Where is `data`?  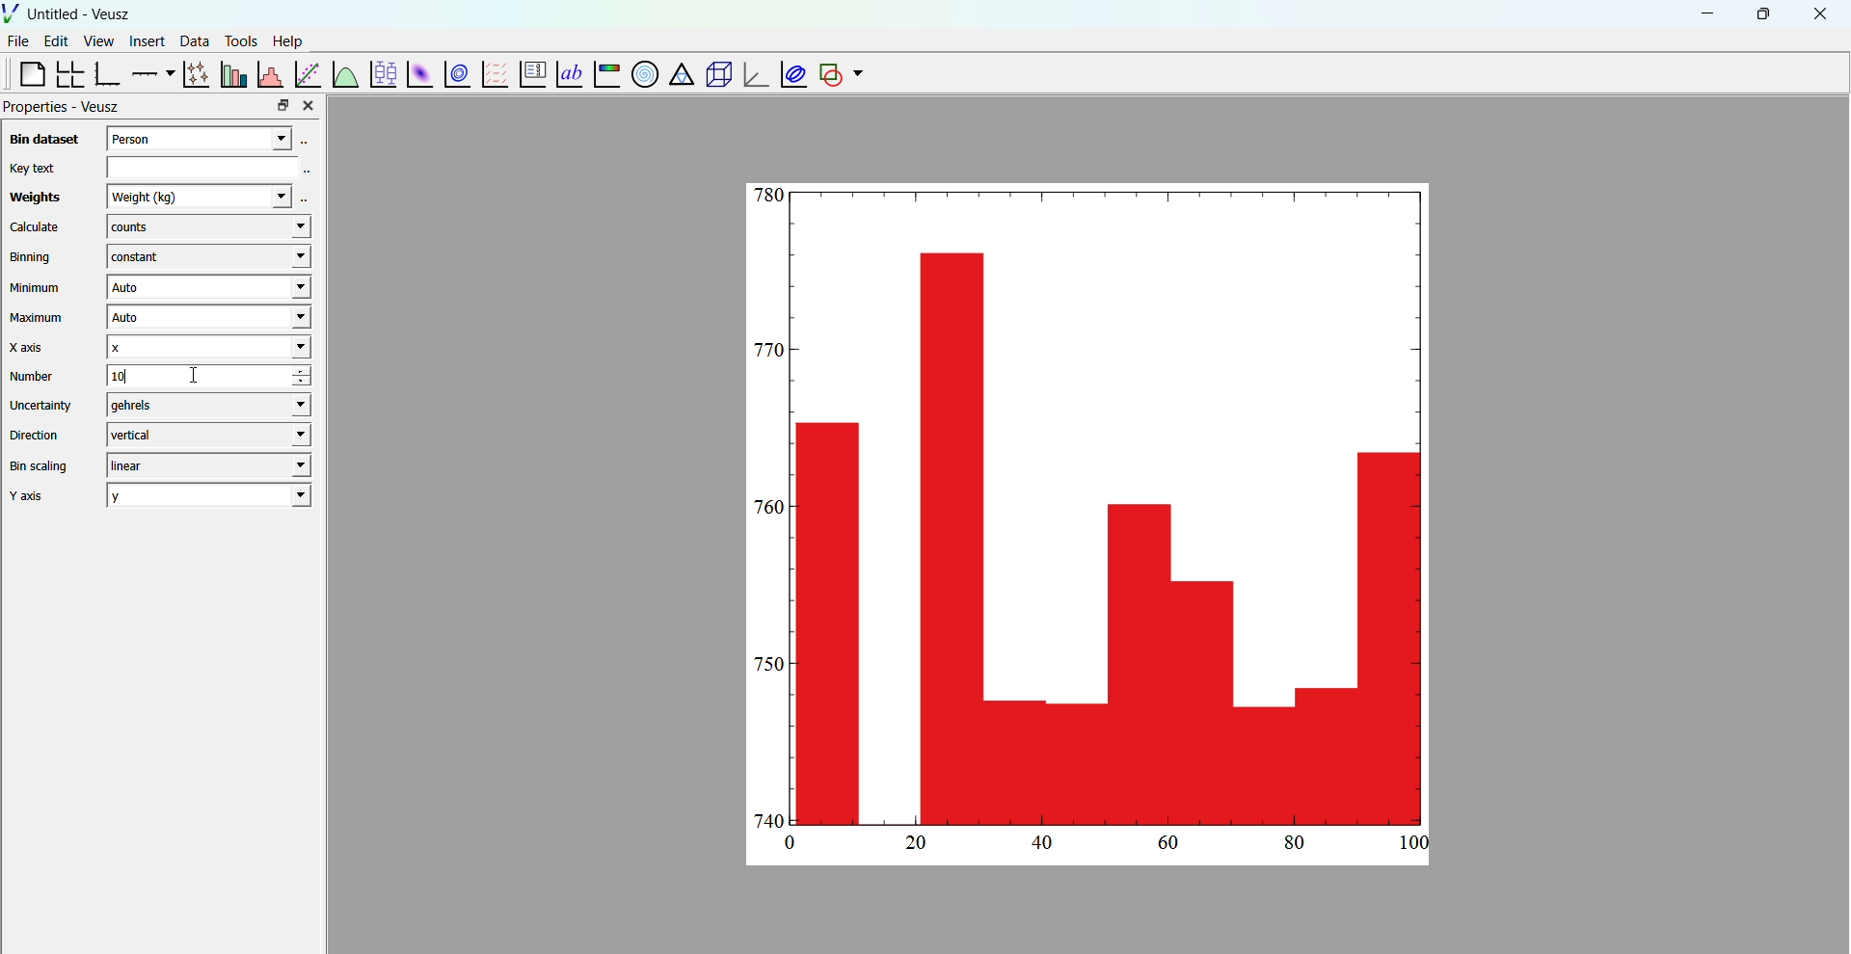 data is located at coordinates (192, 40).